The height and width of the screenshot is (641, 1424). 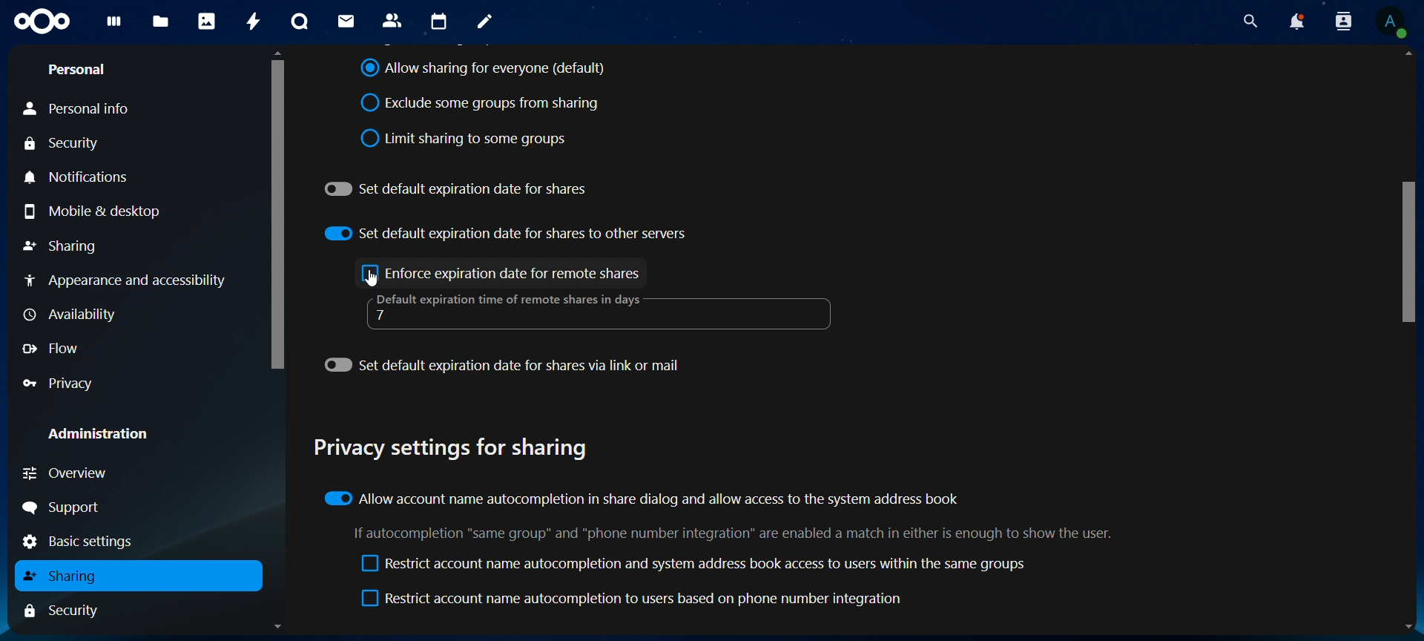 What do you see at coordinates (645, 499) in the screenshot?
I see `Allow account name autocompletion` at bounding box center [645, 499].